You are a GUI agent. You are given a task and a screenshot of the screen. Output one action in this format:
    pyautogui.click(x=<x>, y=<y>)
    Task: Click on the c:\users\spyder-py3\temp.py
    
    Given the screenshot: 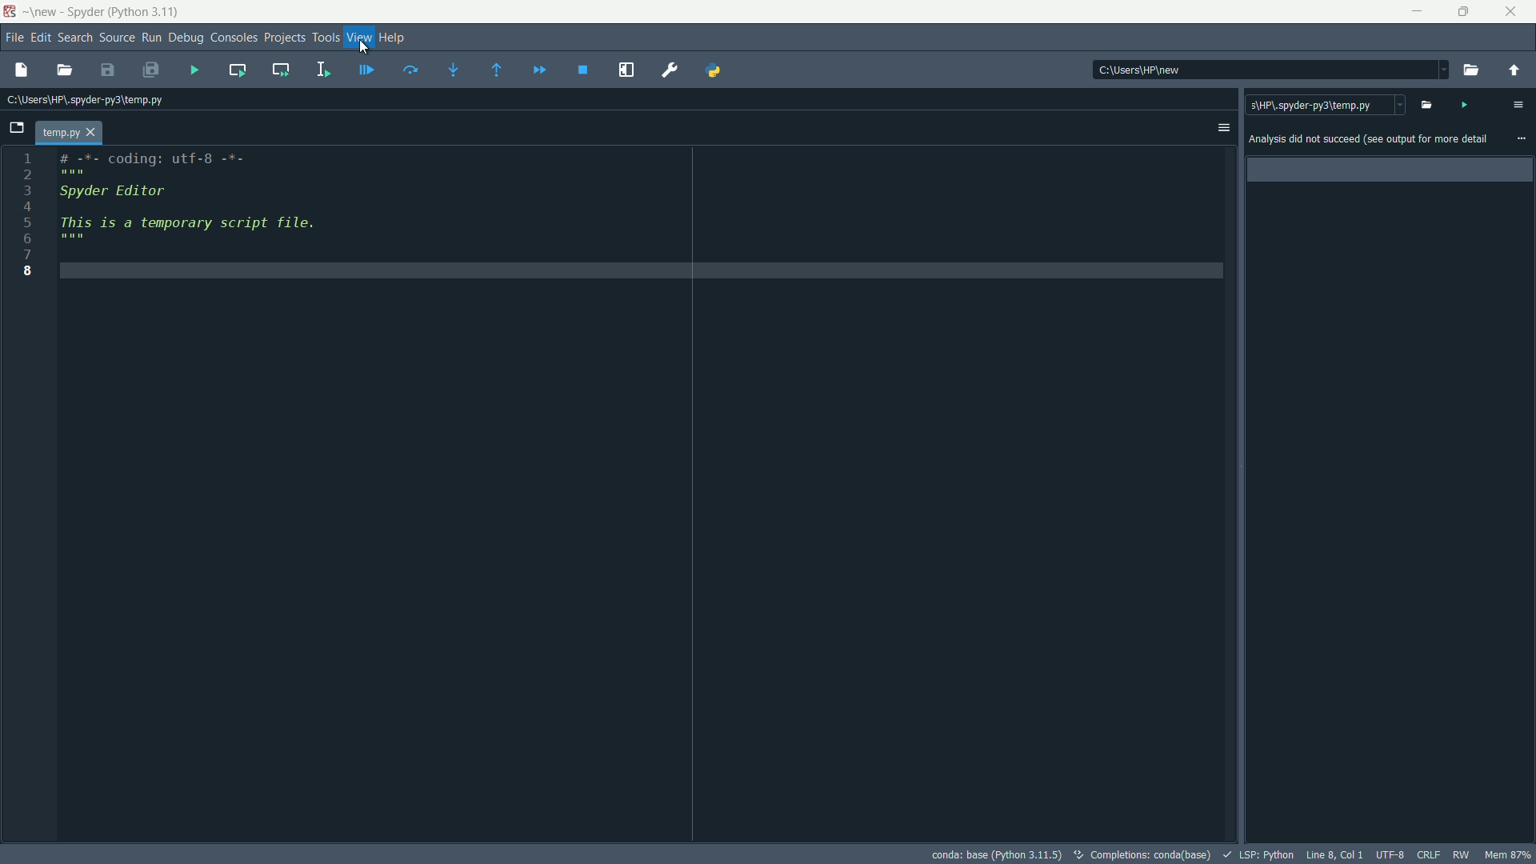 What is the action you would take?
    pyautogui.click(x=1326, y=105)
    